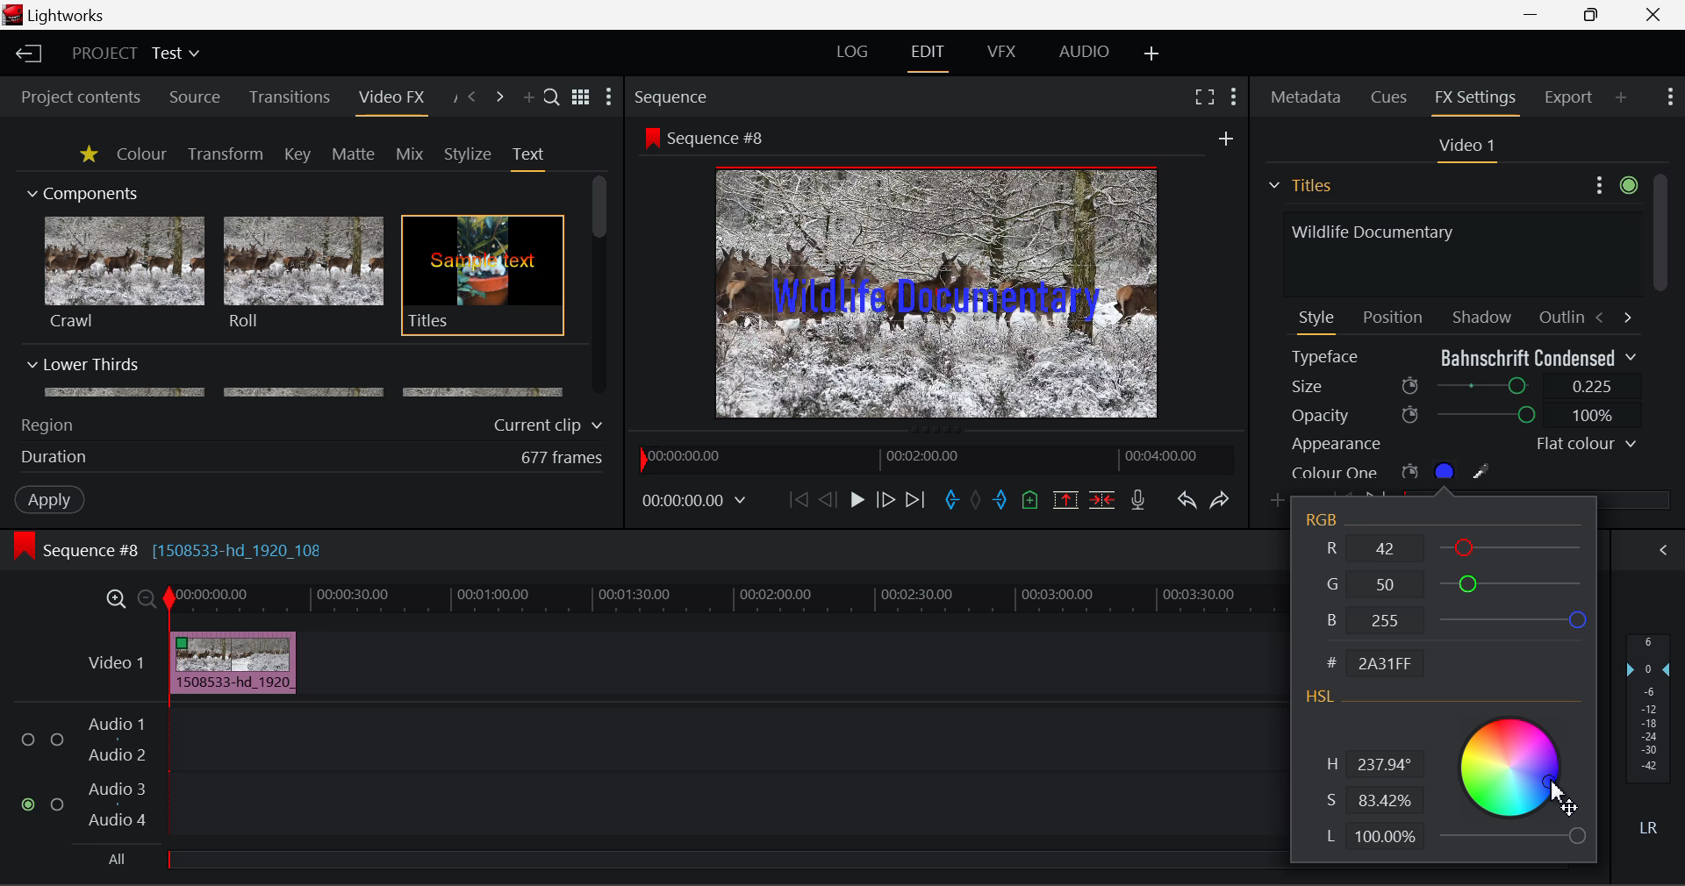 The height and width of the screenshot is (886, 1685). What do you see at coordinates (1138, 504) in the screenshot?
I see `Record Voiceover` at bounding box center [1138, 504].